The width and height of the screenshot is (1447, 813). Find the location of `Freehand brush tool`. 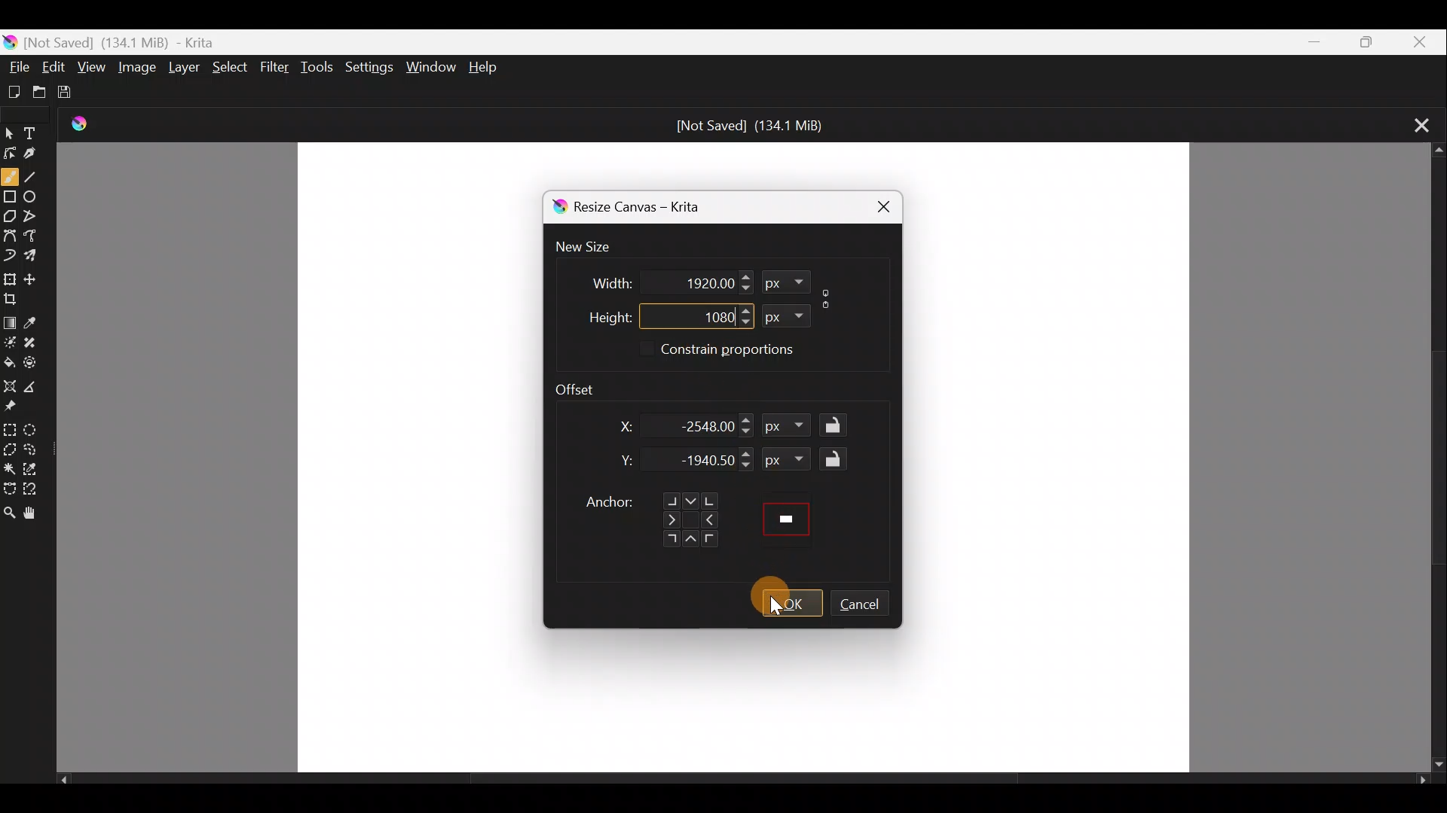

Freehand brush tool is located at coordinates (10, 175).